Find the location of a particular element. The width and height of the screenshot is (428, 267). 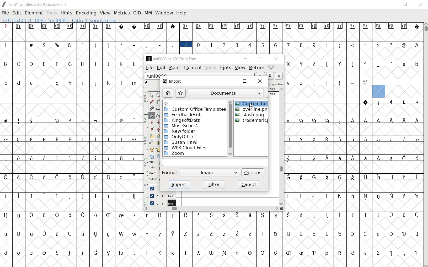

glyph is located at coordinates (263, 253).